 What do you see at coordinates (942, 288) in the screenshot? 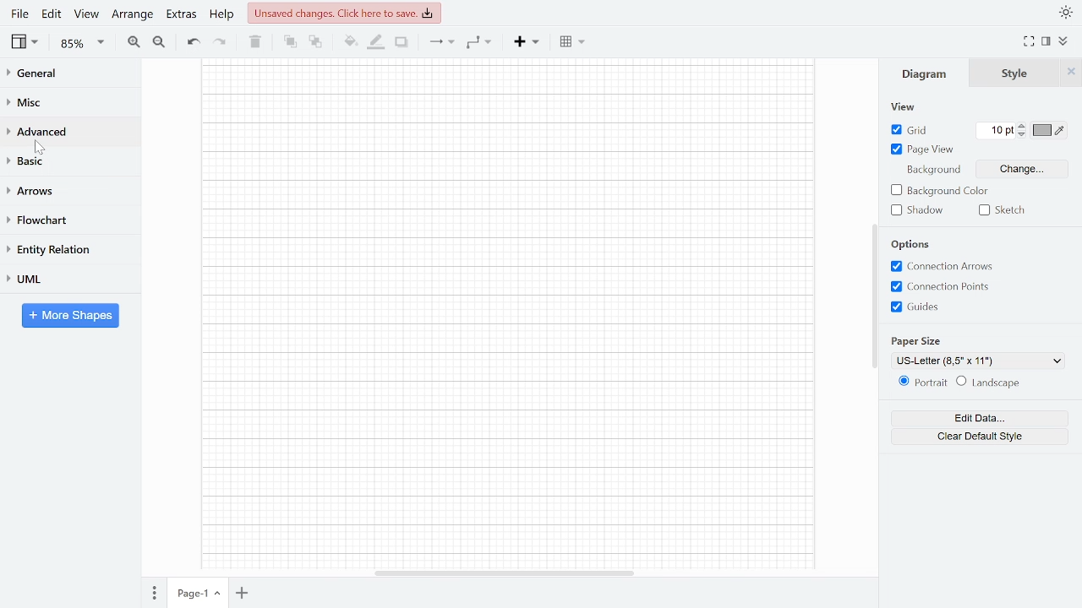
I see `Connection points` at bounding box center [942, 288].